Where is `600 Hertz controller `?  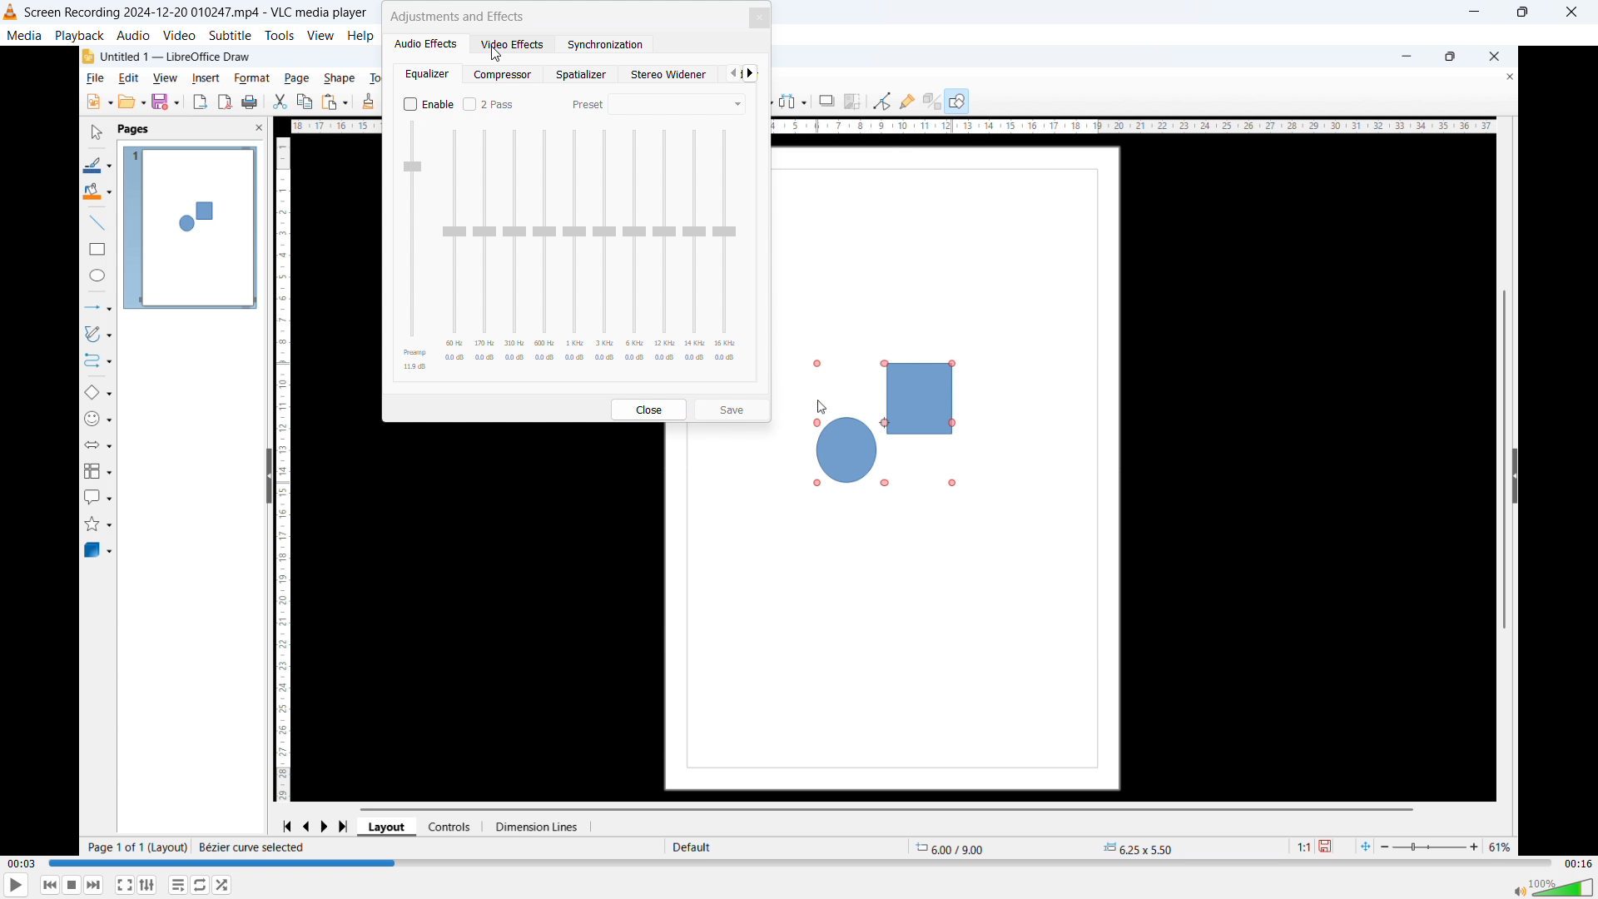 600 Hertz controller  is located at coordinates (544, 249).